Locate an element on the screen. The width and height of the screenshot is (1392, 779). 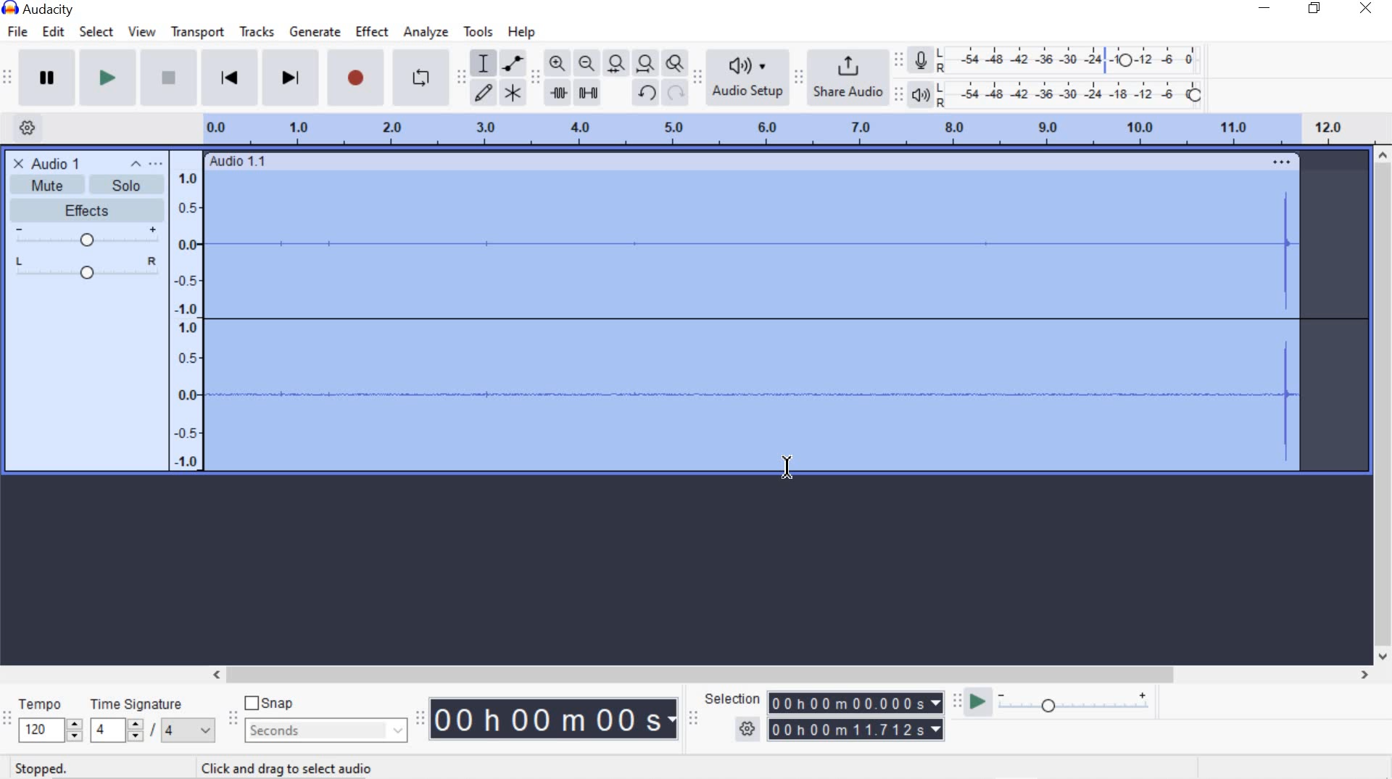
Fit selection to width is located at coordinates (617, 63).